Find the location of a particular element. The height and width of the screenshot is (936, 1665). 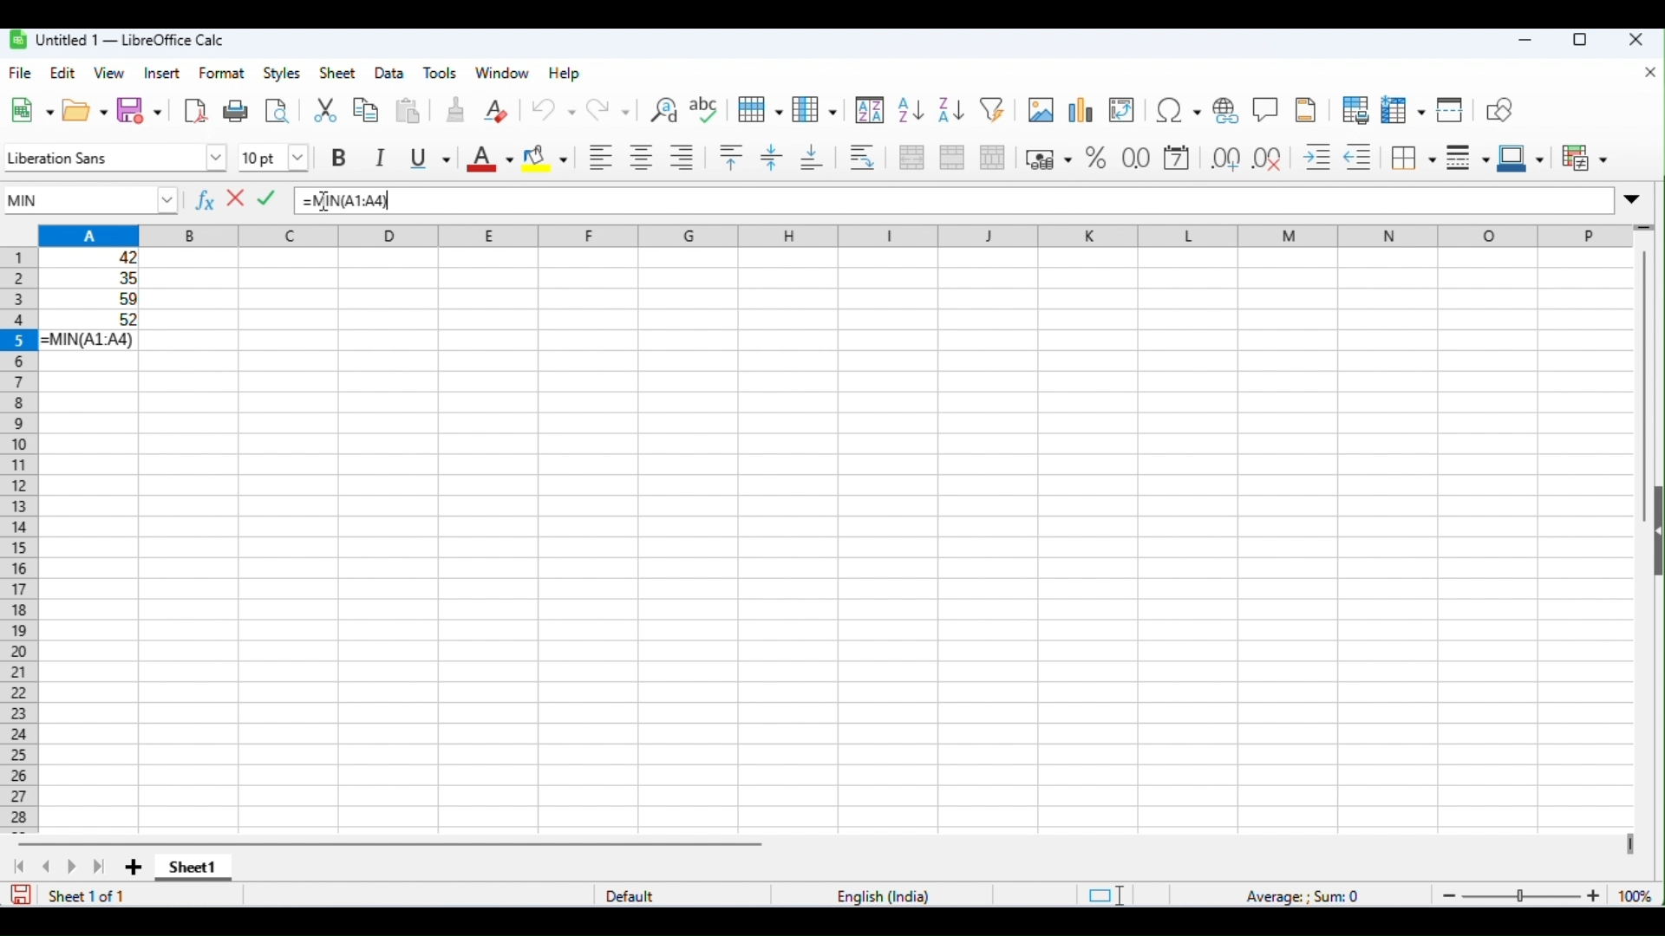

language is located at coordinates (885, 896).